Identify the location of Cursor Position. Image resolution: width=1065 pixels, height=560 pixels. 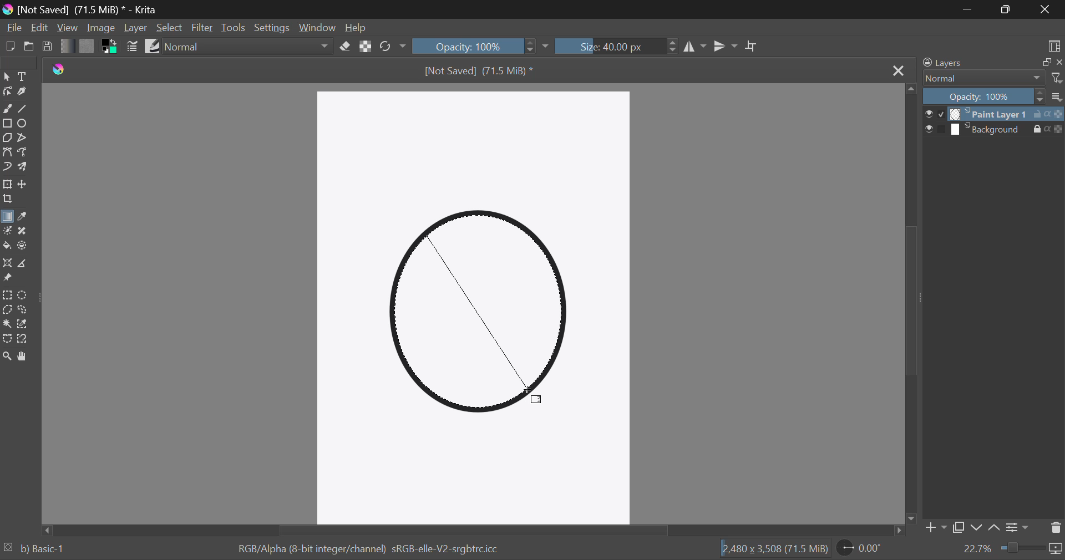
(536, 394).